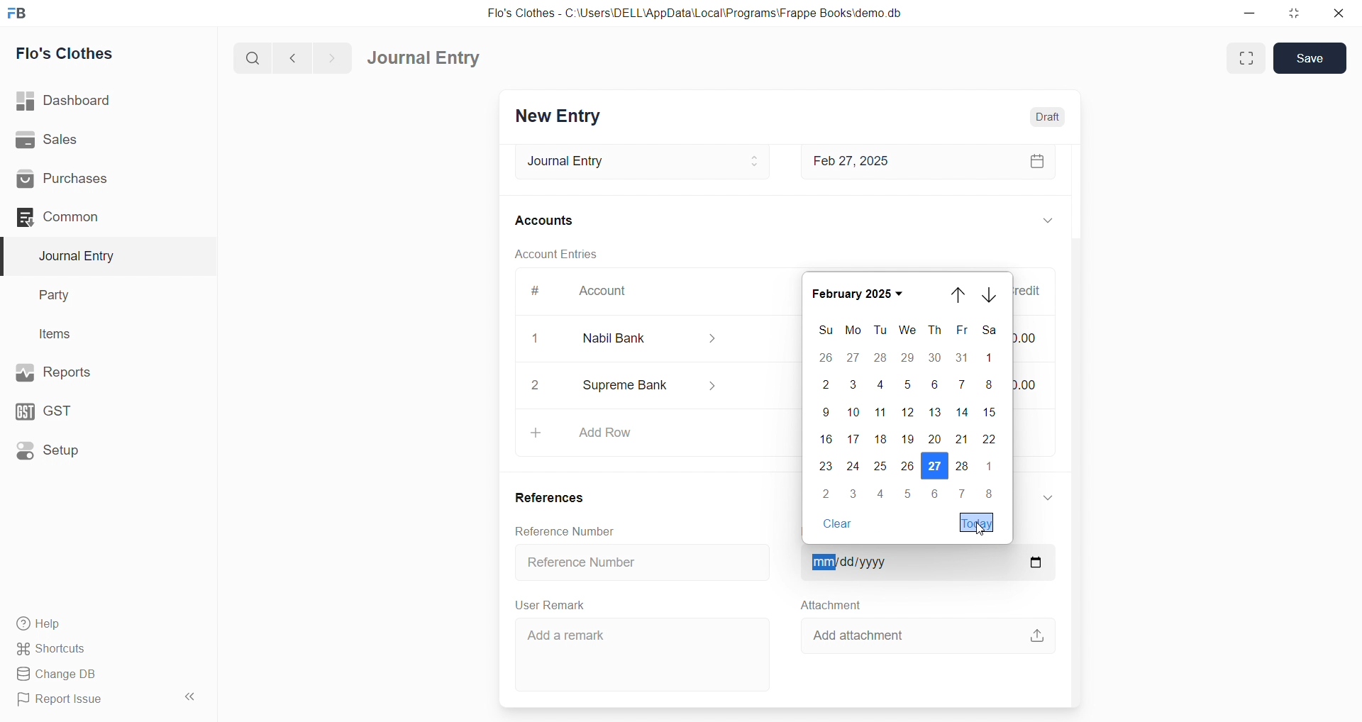 Image resolution: width=1362 pixels, height=722 pixels. Describe the element at coordinates (923, 562) in the screenshot. I see `mm/dd/yyyy` at that location.